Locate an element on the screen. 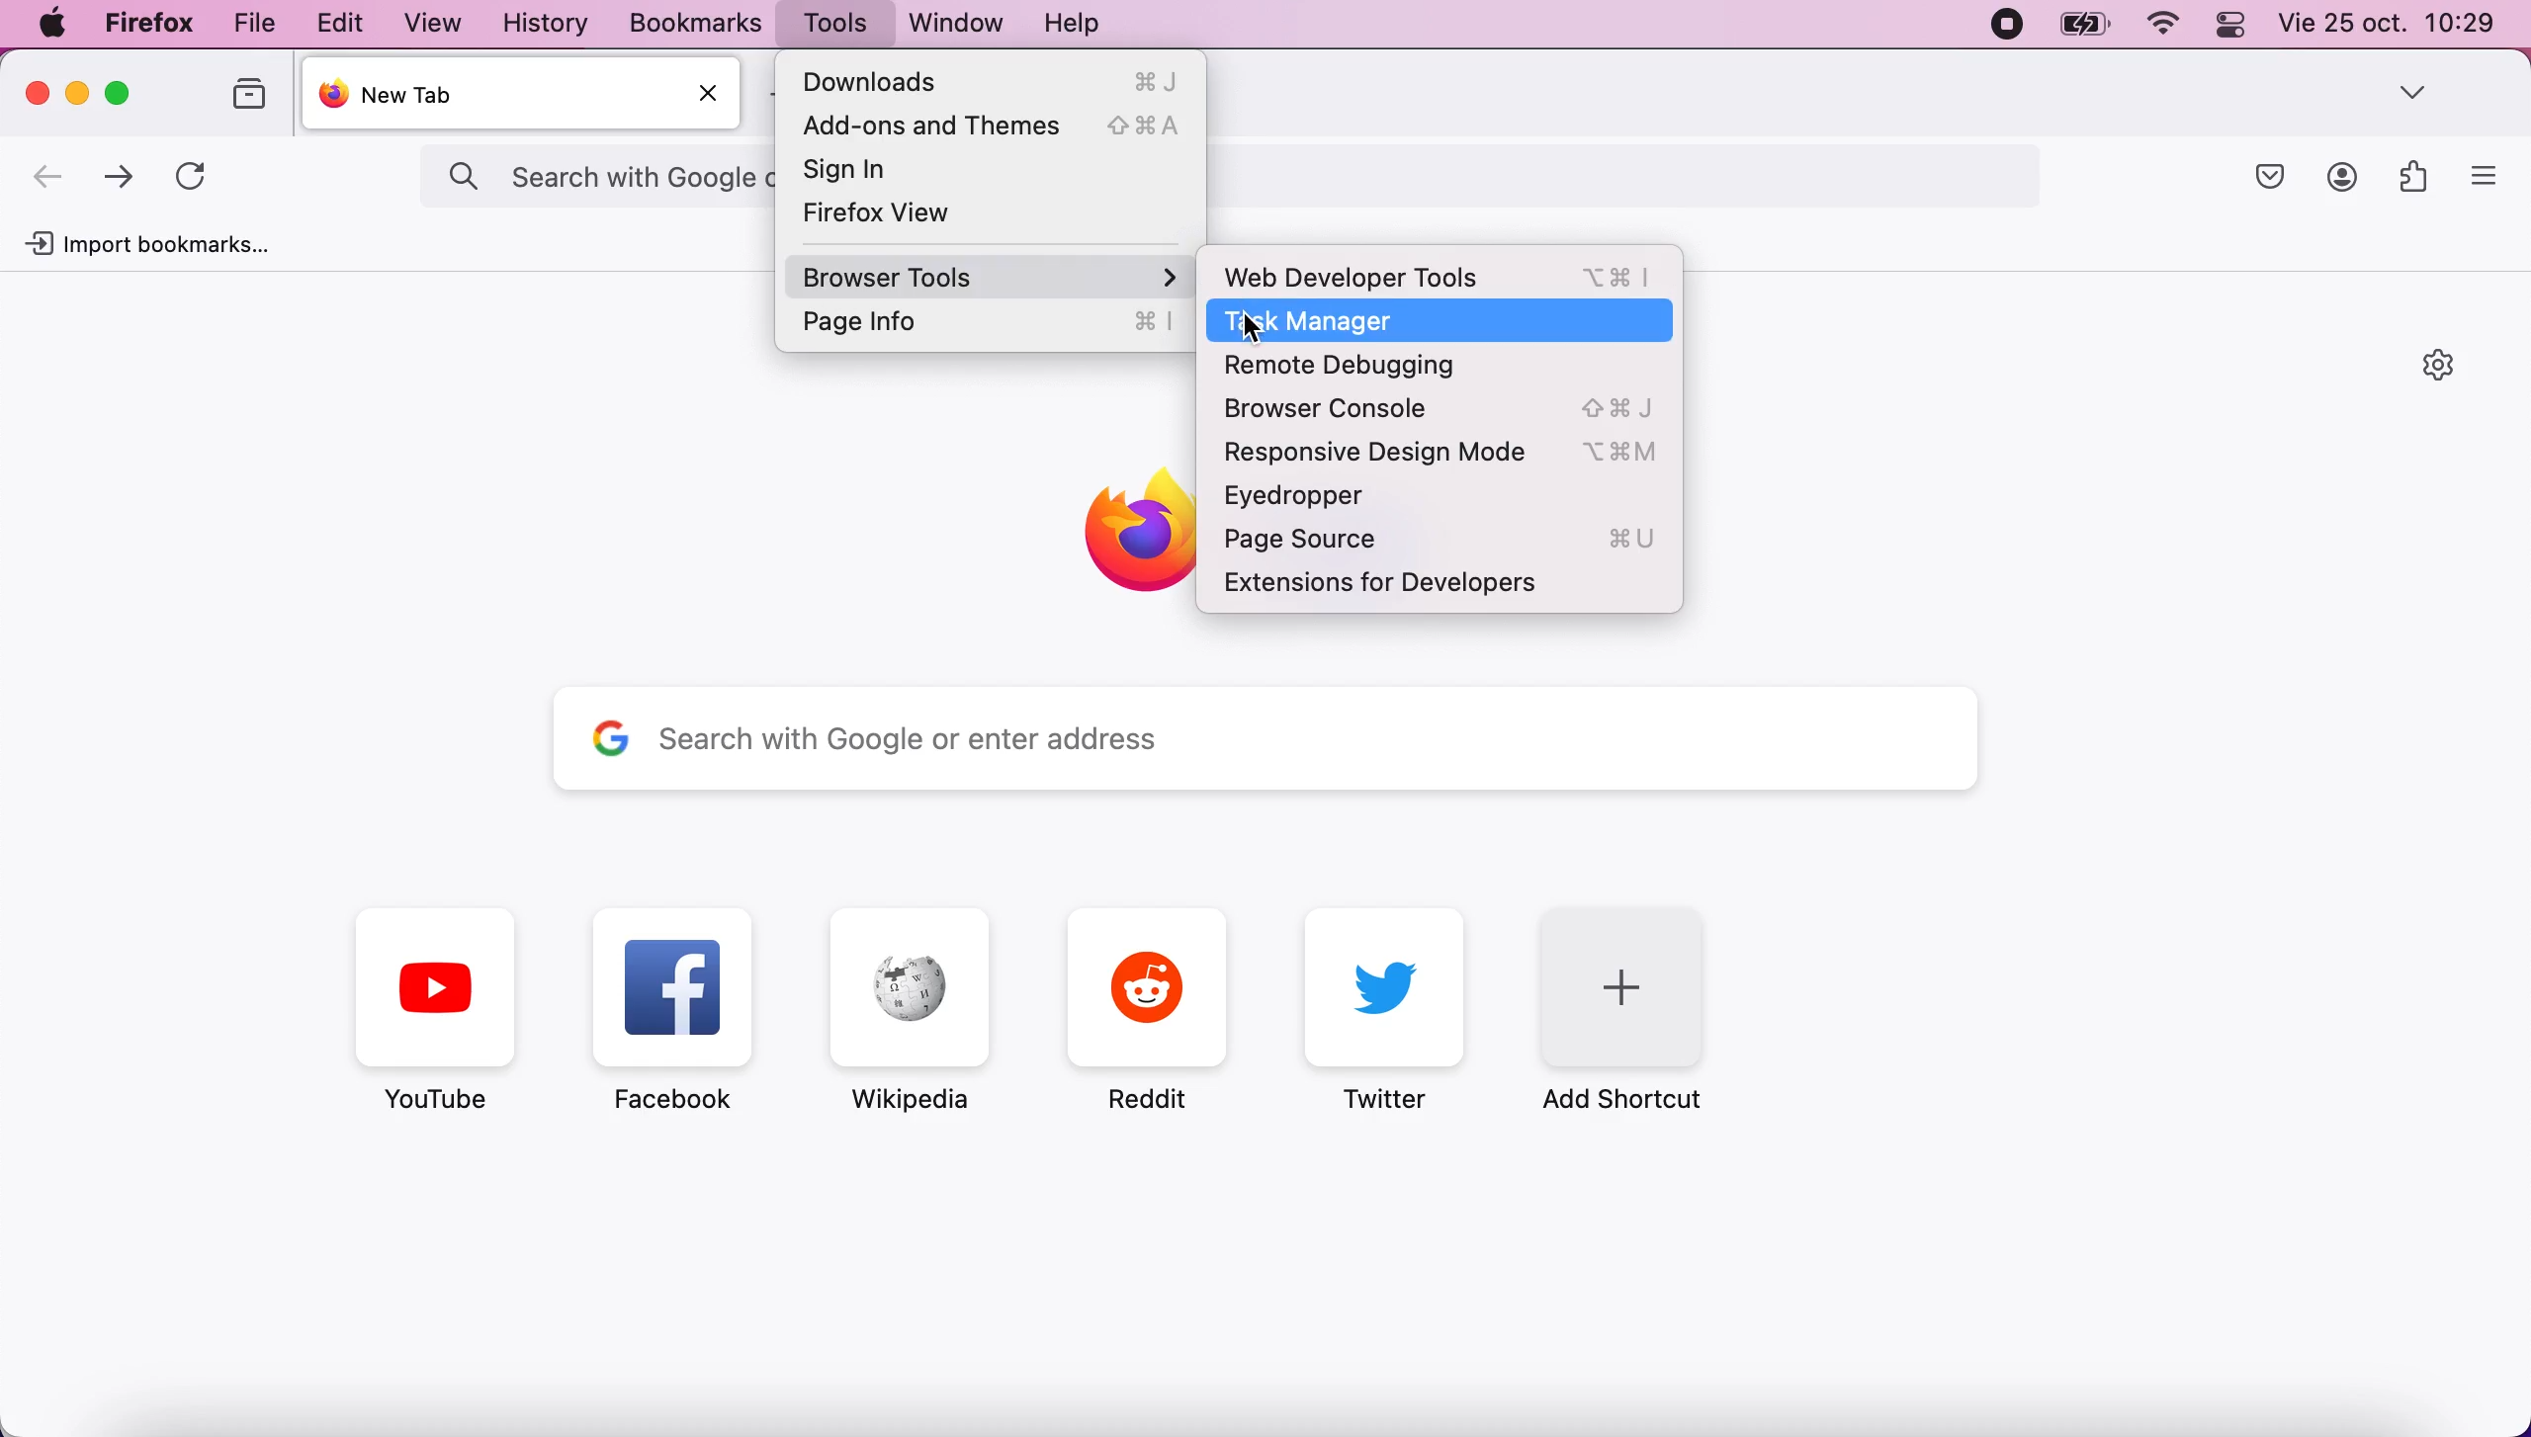 Image resolution: width=2531 pixels, height=1437 pixels. Help is located at coordinates (1073, 21).